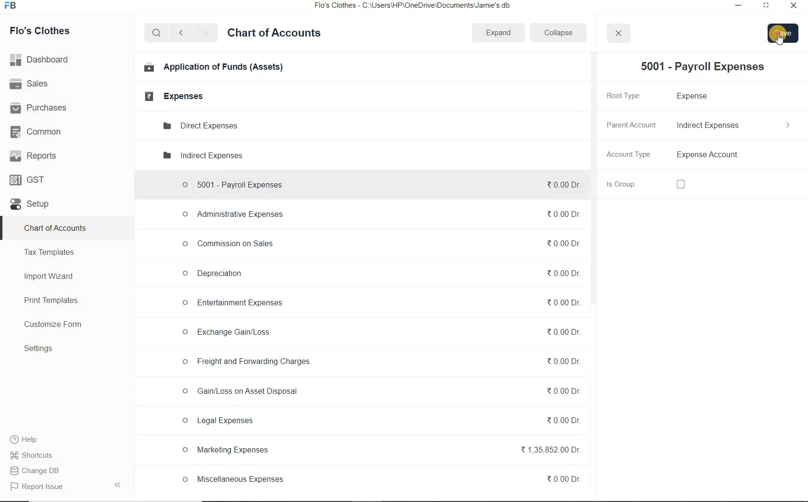 This screenshot has width=808, height=502. I want to click on © Miscellaneous Expenses %0.00Dr., so click(380, 479).